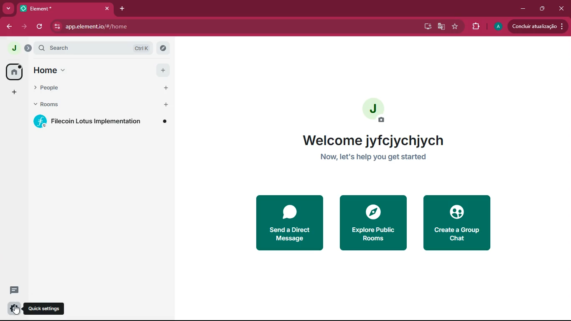  I want to click on profile picture, so click(376, 110).